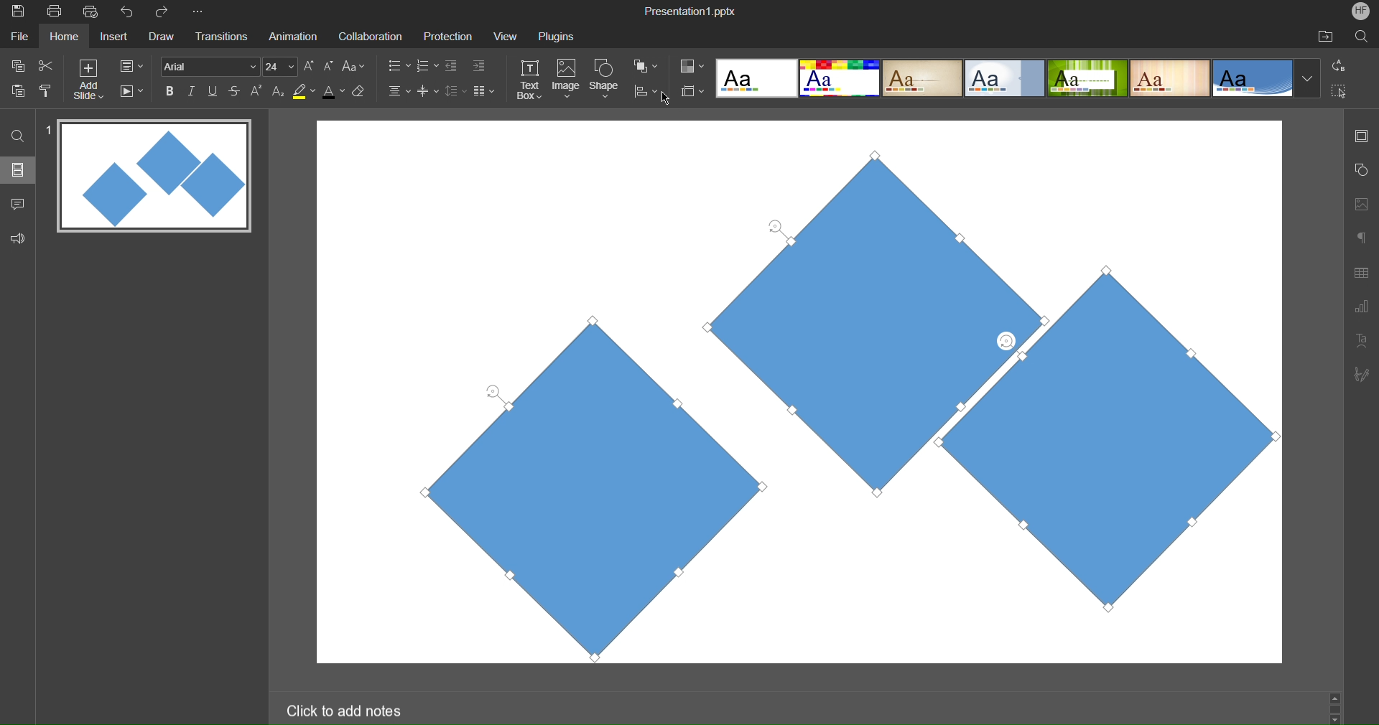  I want to click on Slide Settings, so click(1360, 136).